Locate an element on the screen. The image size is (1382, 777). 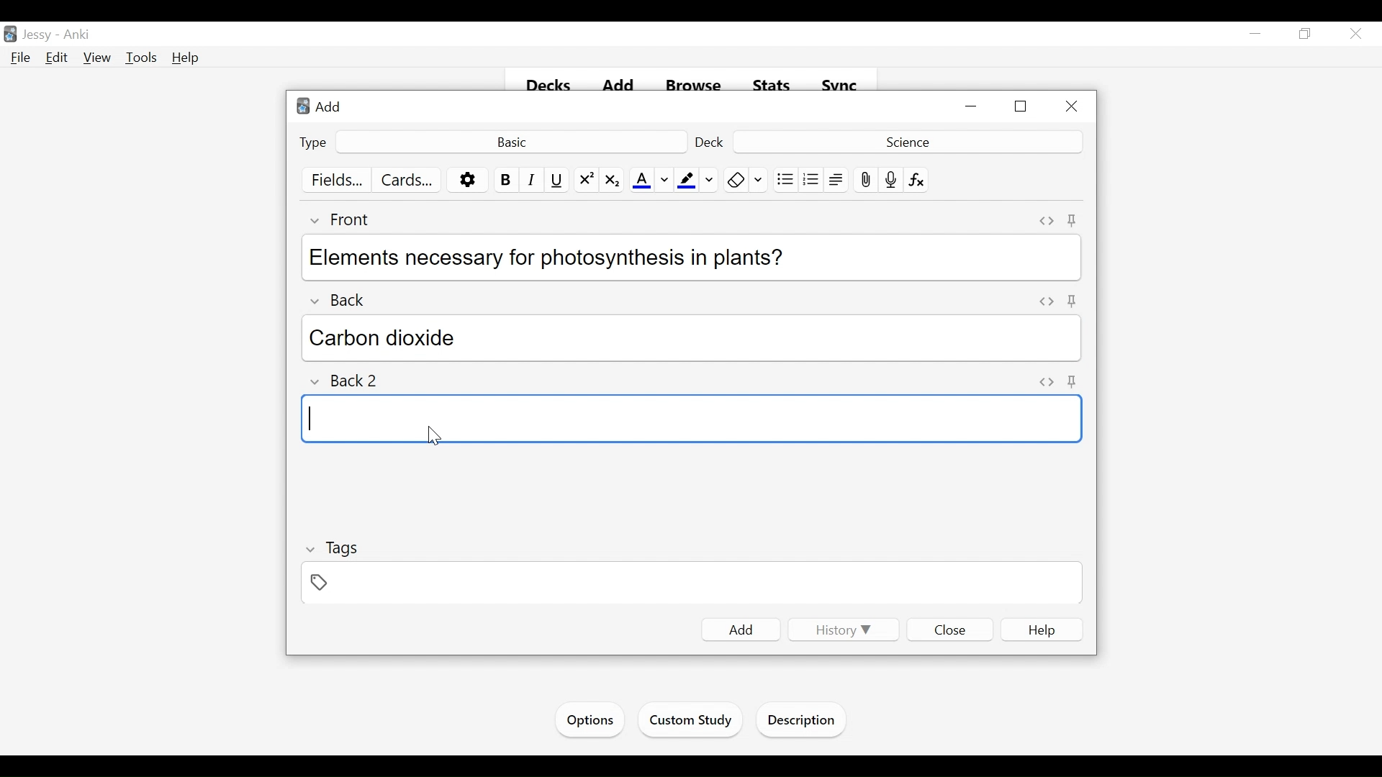
Close is located at coordinates (1354, 35).